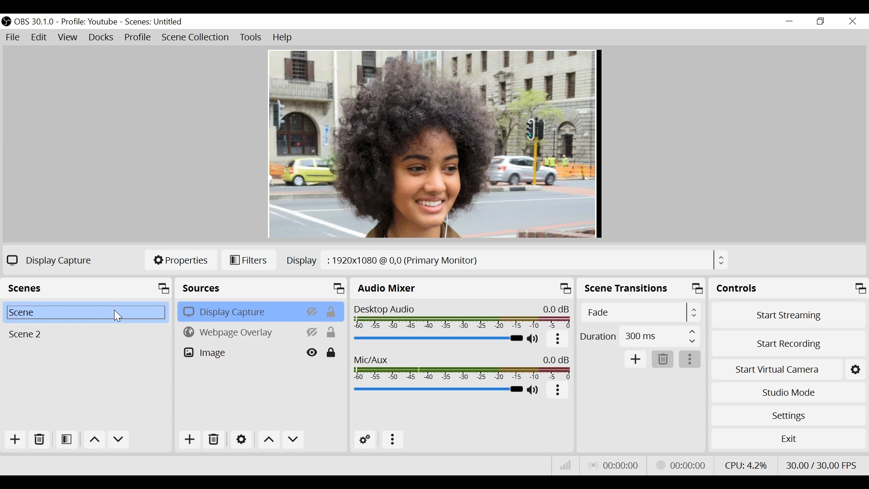  Describe the element at coordinates (240, 331) in the screenshot. I see `Webpage Overlay` at that location.